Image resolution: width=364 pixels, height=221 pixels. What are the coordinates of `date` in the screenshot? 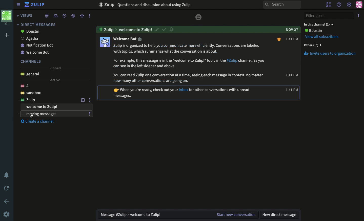 It's located at (292, 30).